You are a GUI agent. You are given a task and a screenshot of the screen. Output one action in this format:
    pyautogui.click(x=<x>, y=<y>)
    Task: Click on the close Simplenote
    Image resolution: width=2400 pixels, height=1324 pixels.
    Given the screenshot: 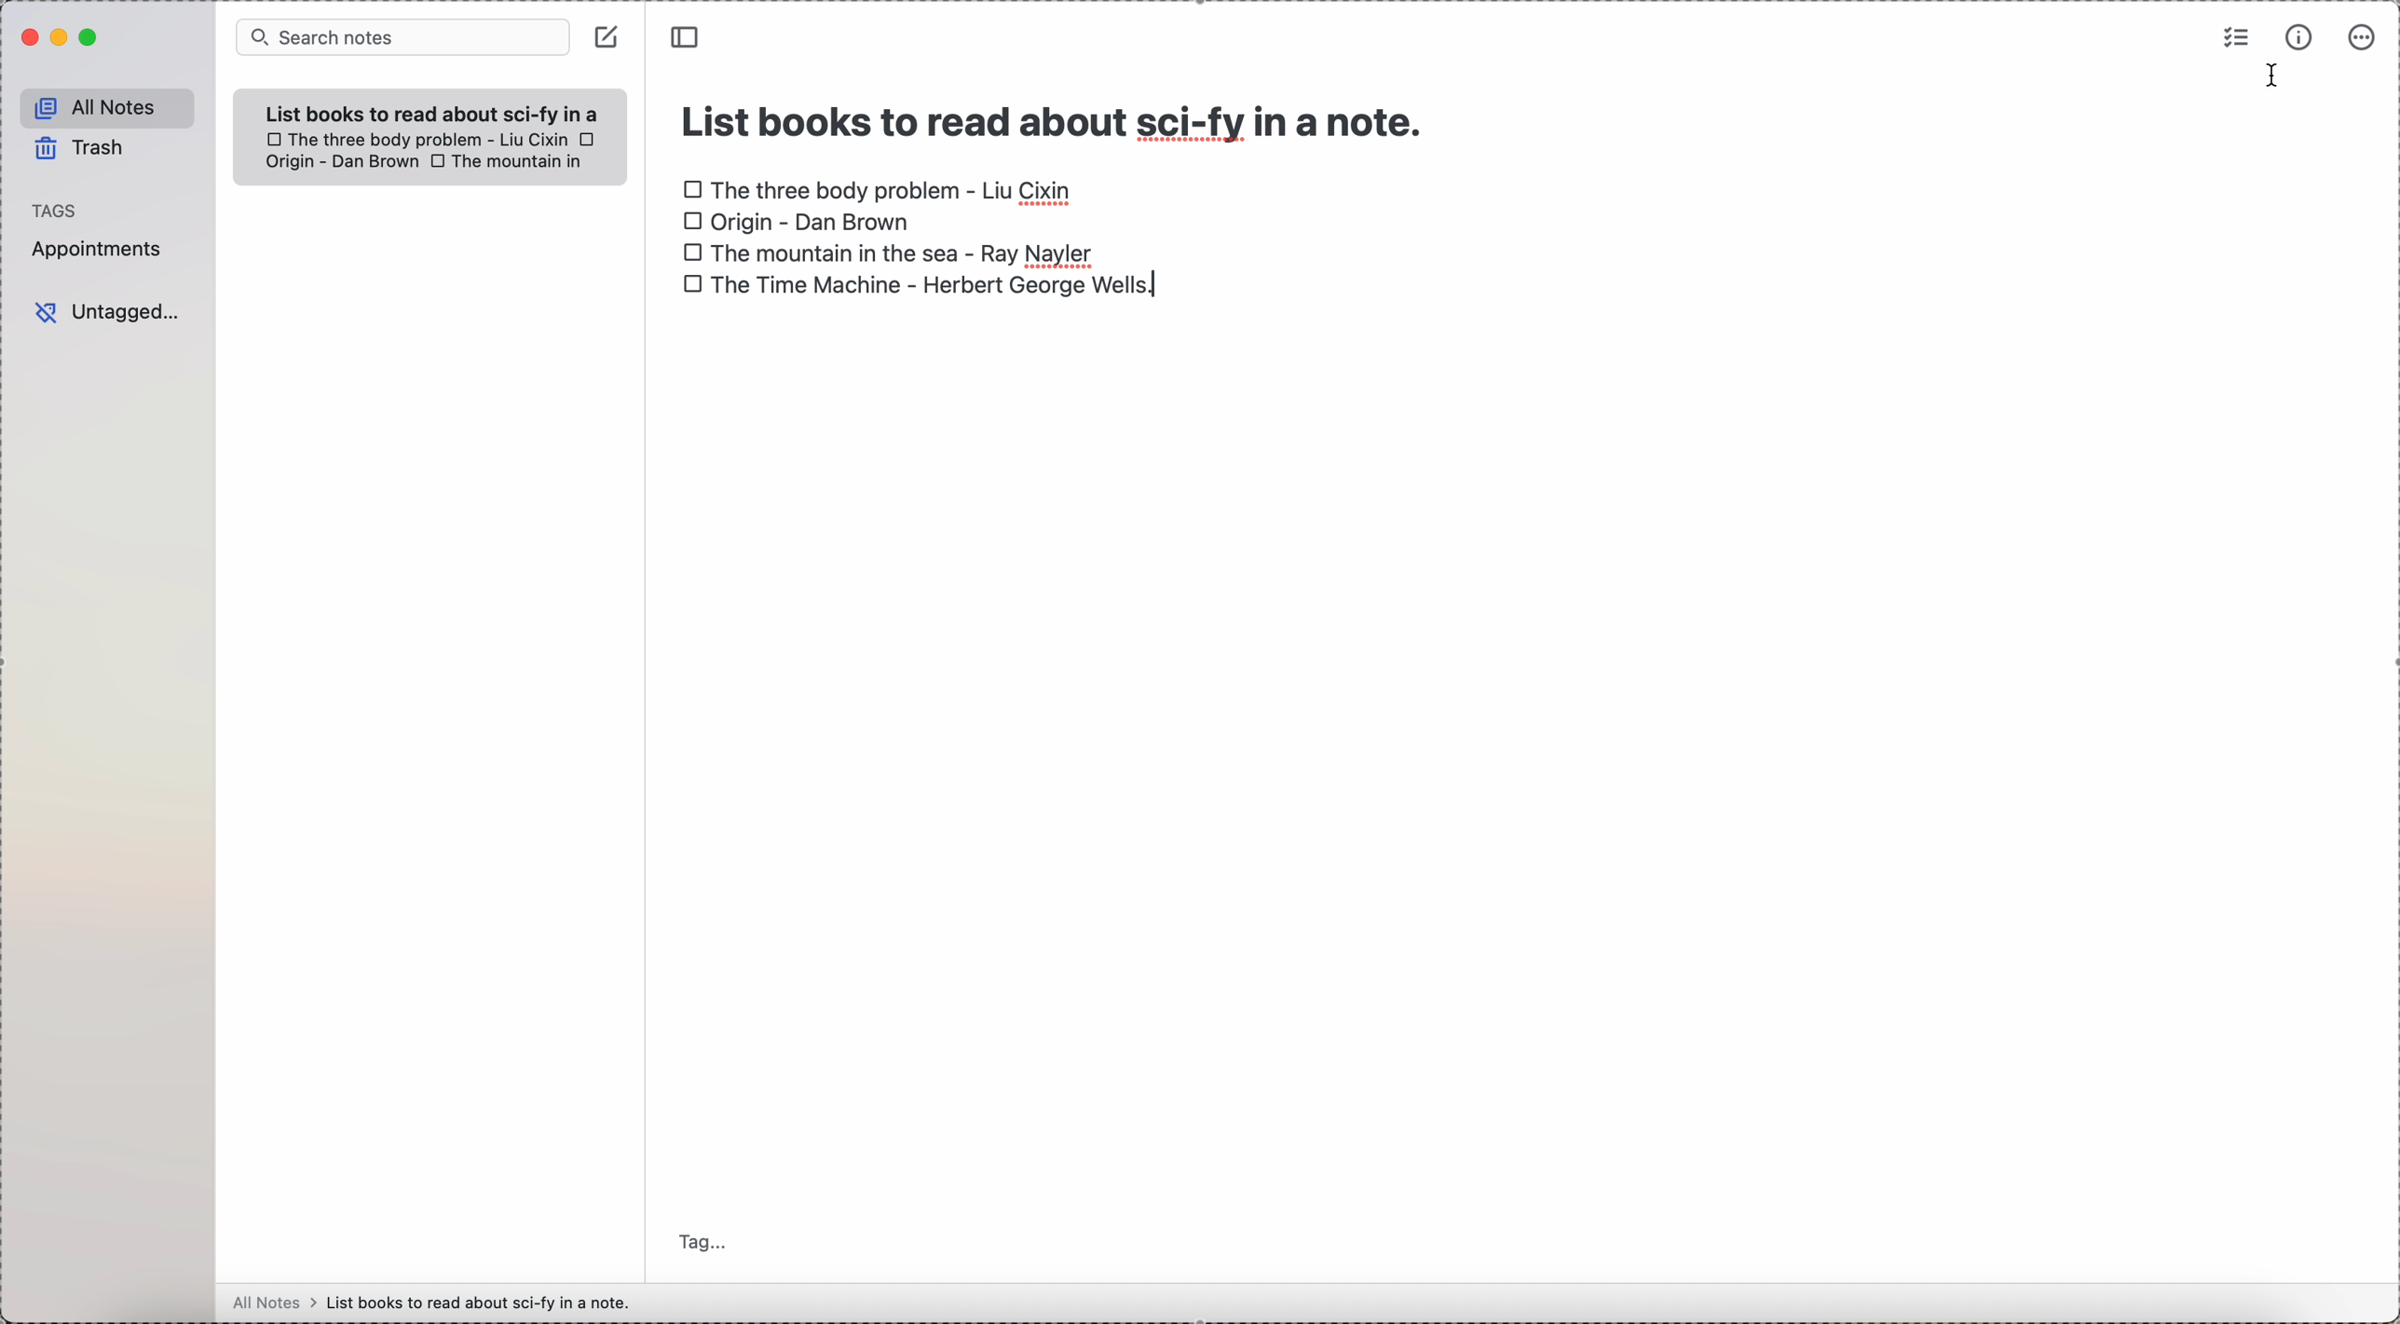 What is the action you would take?
    pyautogui.click(x=26, y=37)
    